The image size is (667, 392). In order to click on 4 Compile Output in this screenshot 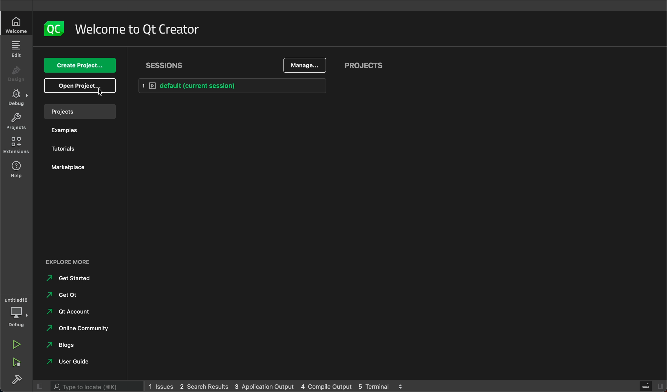, I will do `click(326, 386)`.